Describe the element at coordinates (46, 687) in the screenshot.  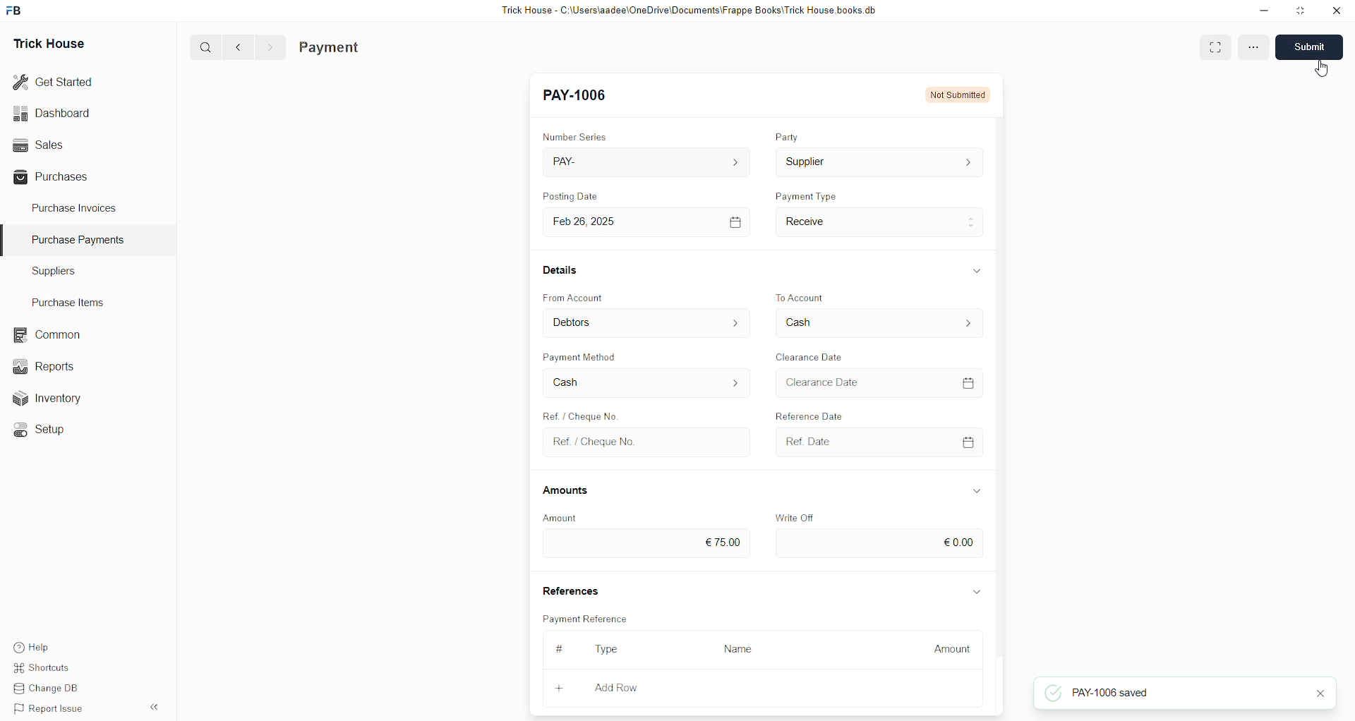
I see `Change DB` at that location.